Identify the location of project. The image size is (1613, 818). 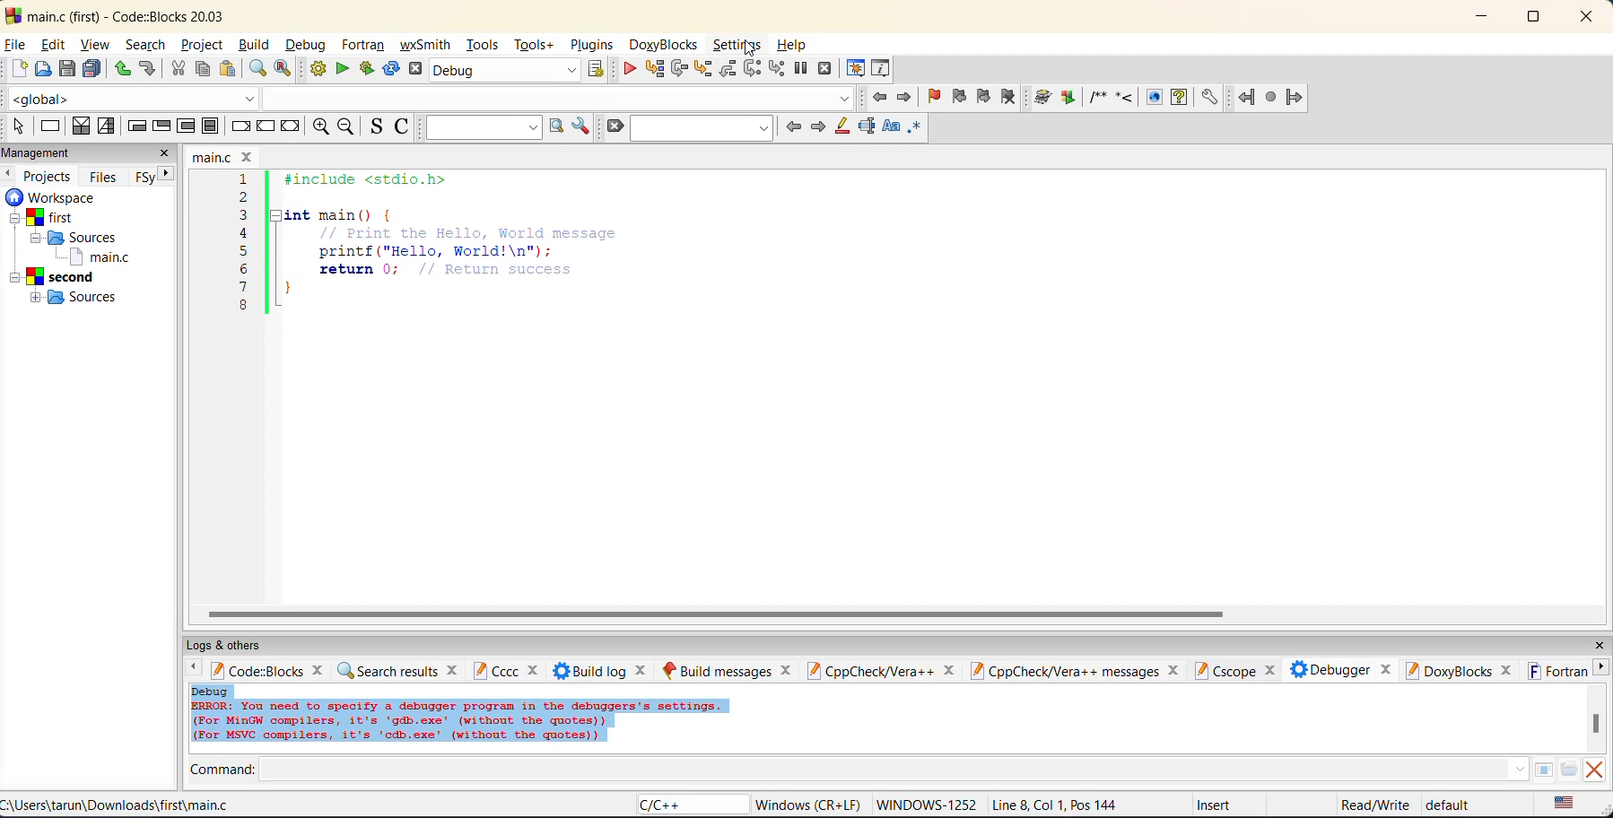
(203, 45).